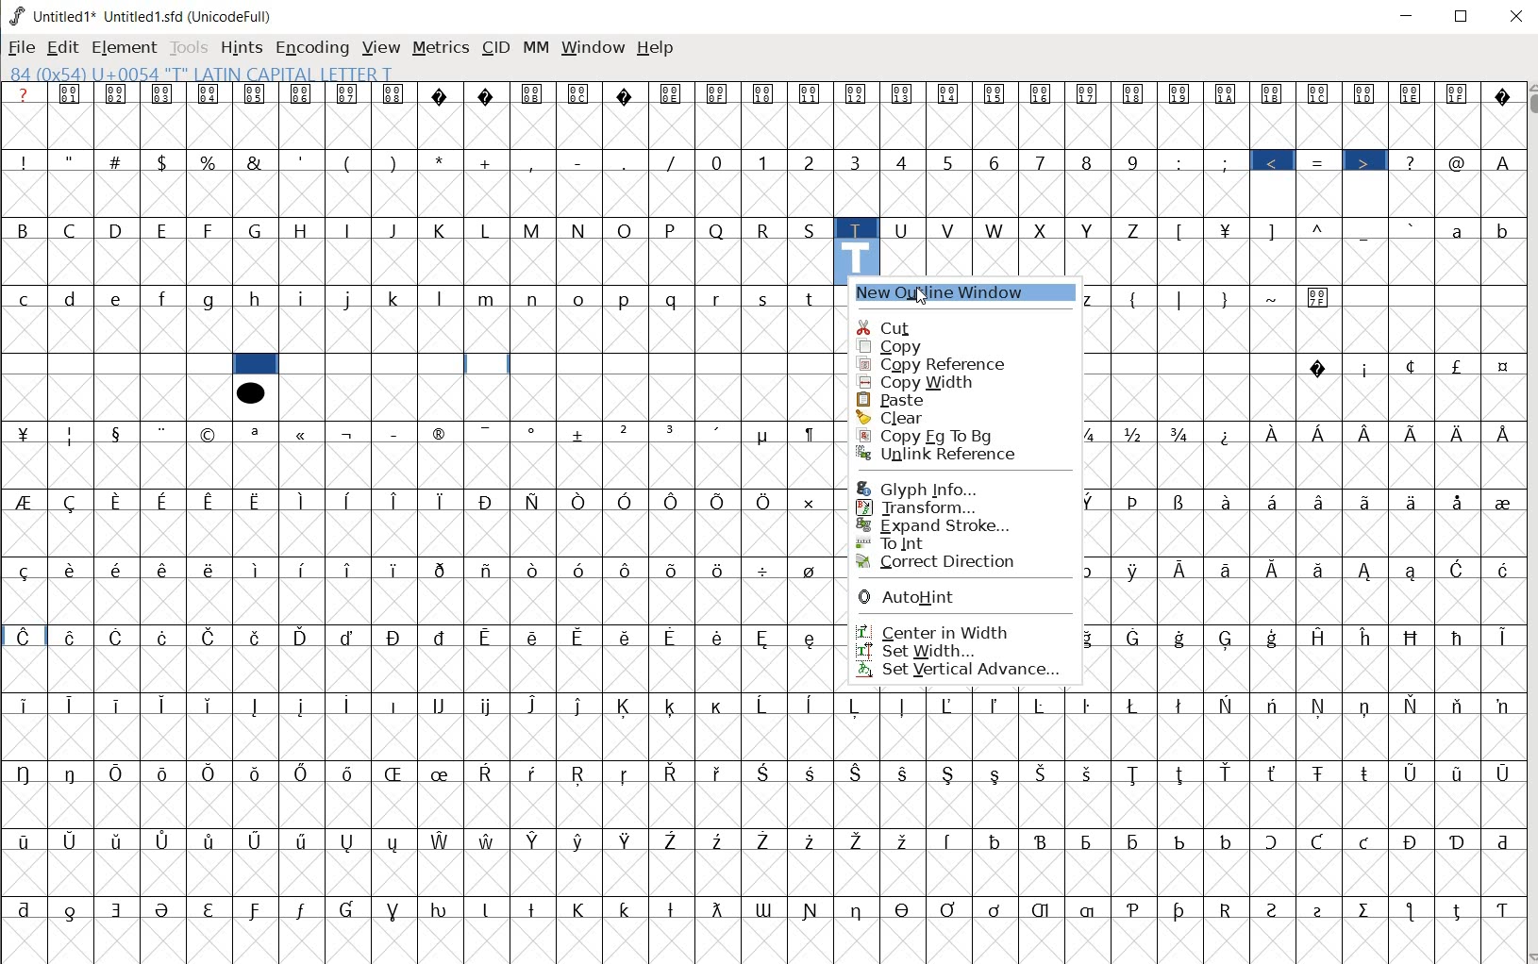 This screenshot has width=1538, height=964. I want to click on ;, so click(1228, 162).